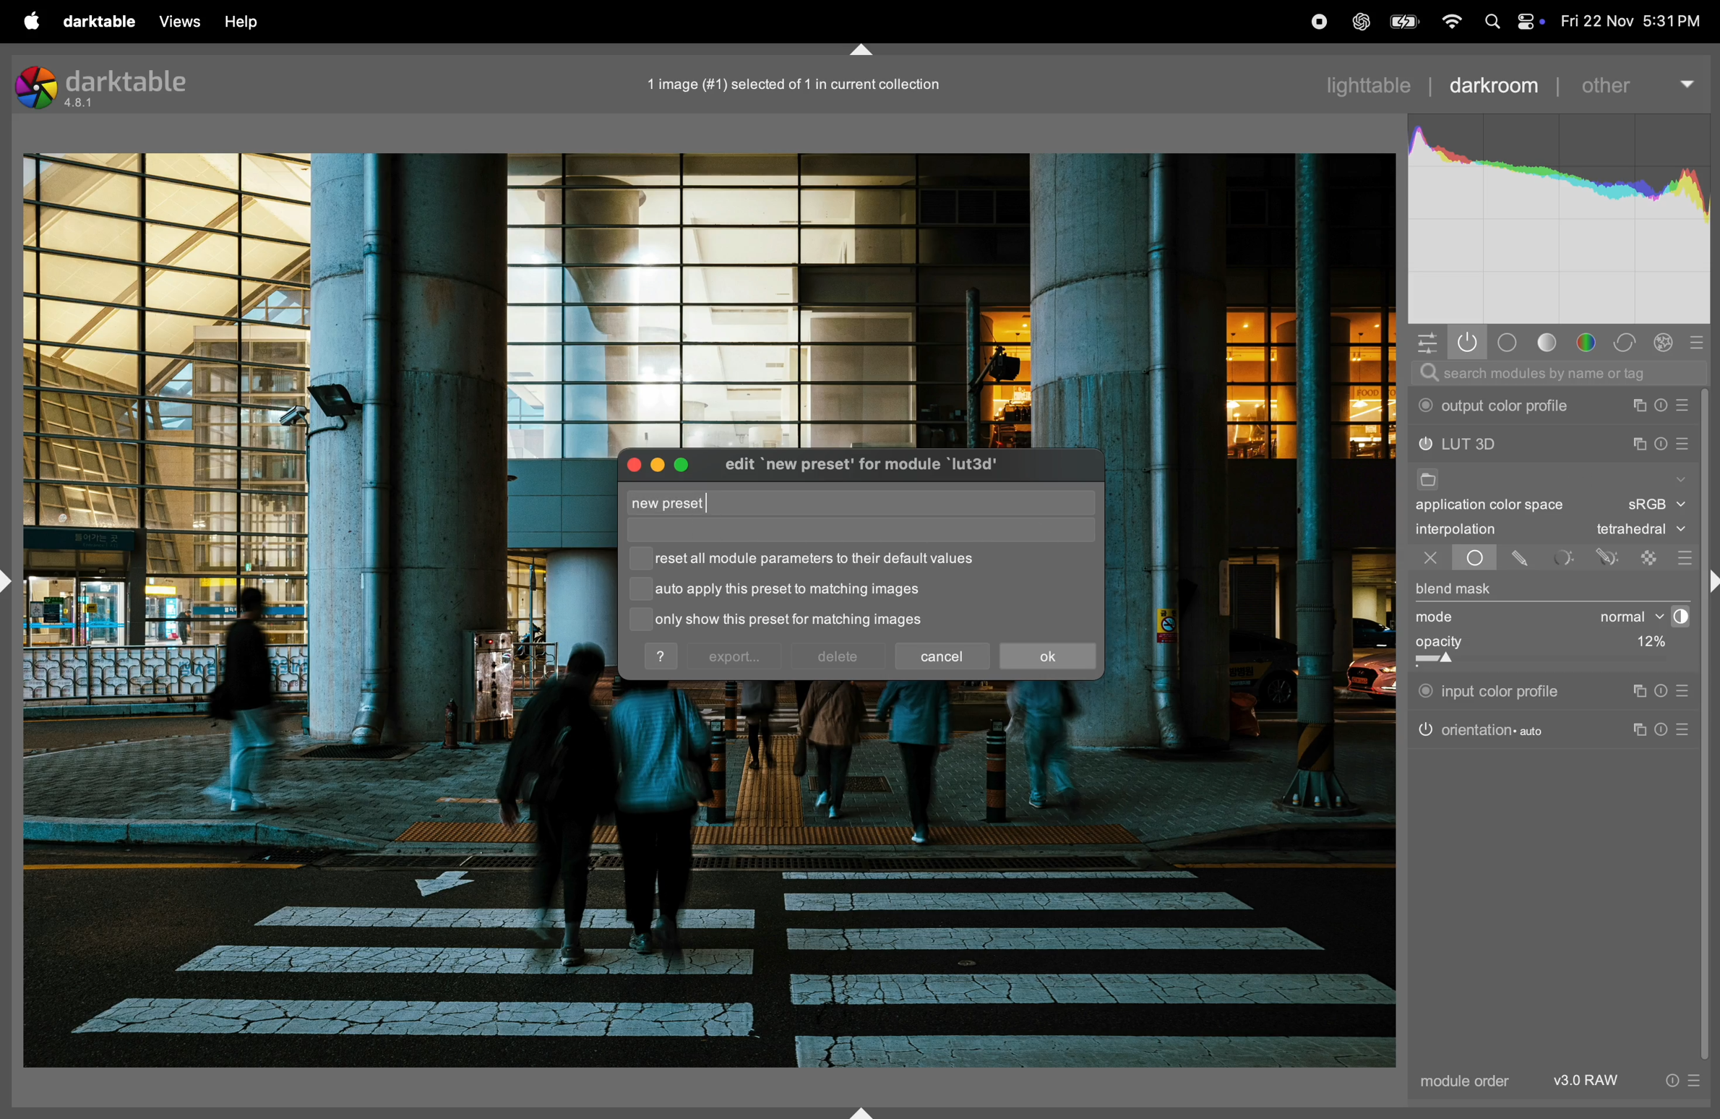 Image resolution: width=1720 pixels, height=1119 pixels. I want to click on opacity, so click(1508, 648).